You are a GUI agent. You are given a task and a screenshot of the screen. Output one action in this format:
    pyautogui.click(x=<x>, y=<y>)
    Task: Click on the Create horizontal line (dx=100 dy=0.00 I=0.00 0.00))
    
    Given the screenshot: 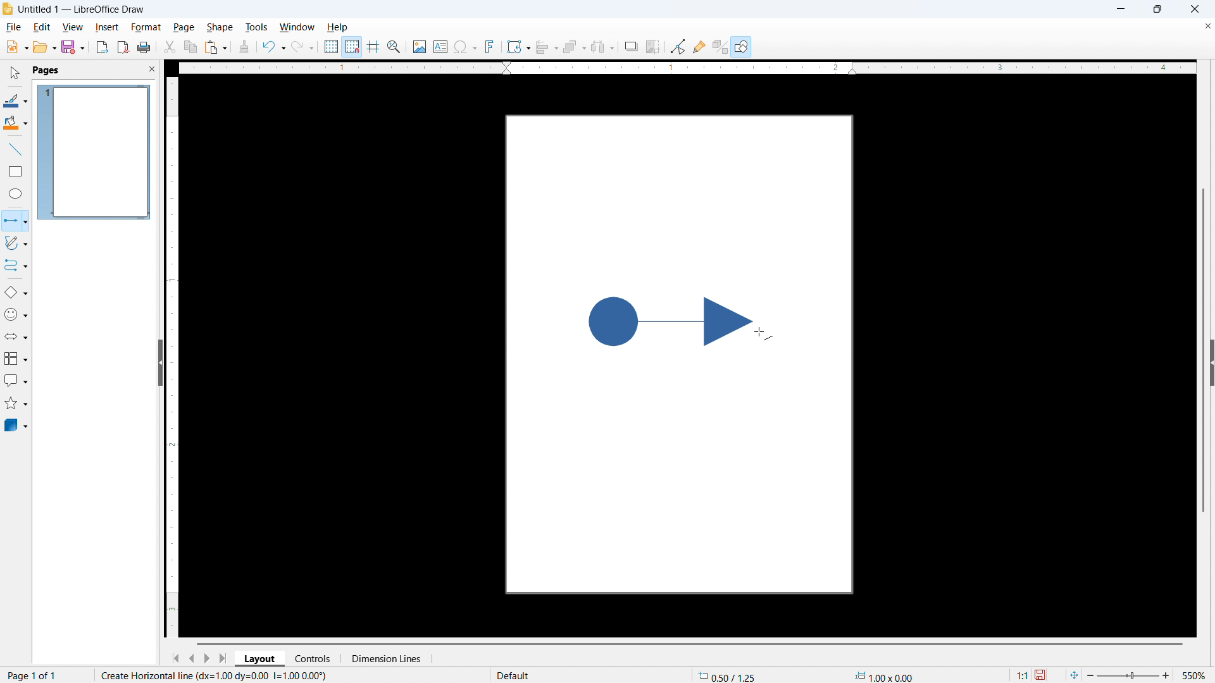 What is the action you would take?
    pyautogui.click(x=211, y=677)
    